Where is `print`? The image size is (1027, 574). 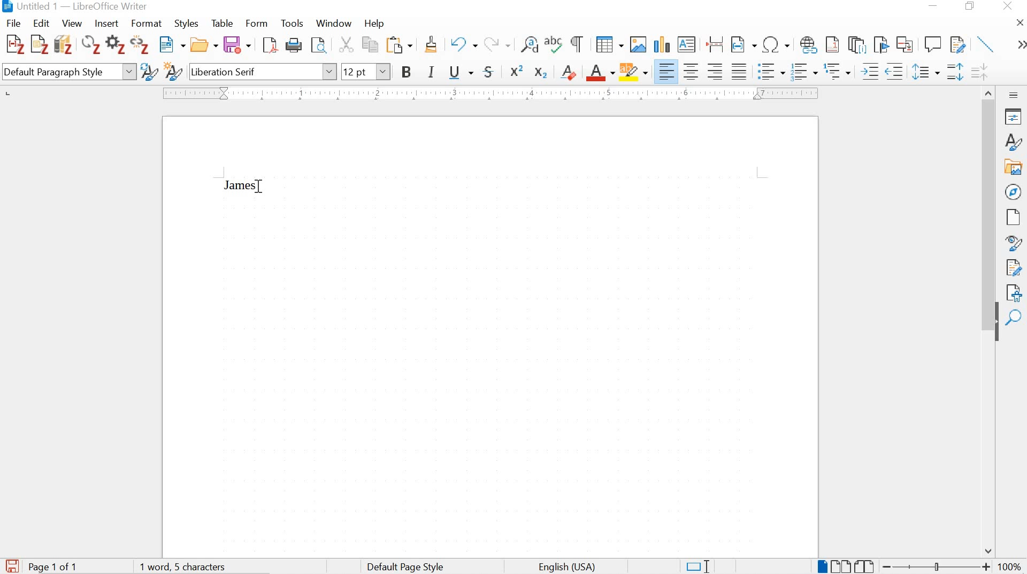 print is located at coordinates (295, 45).